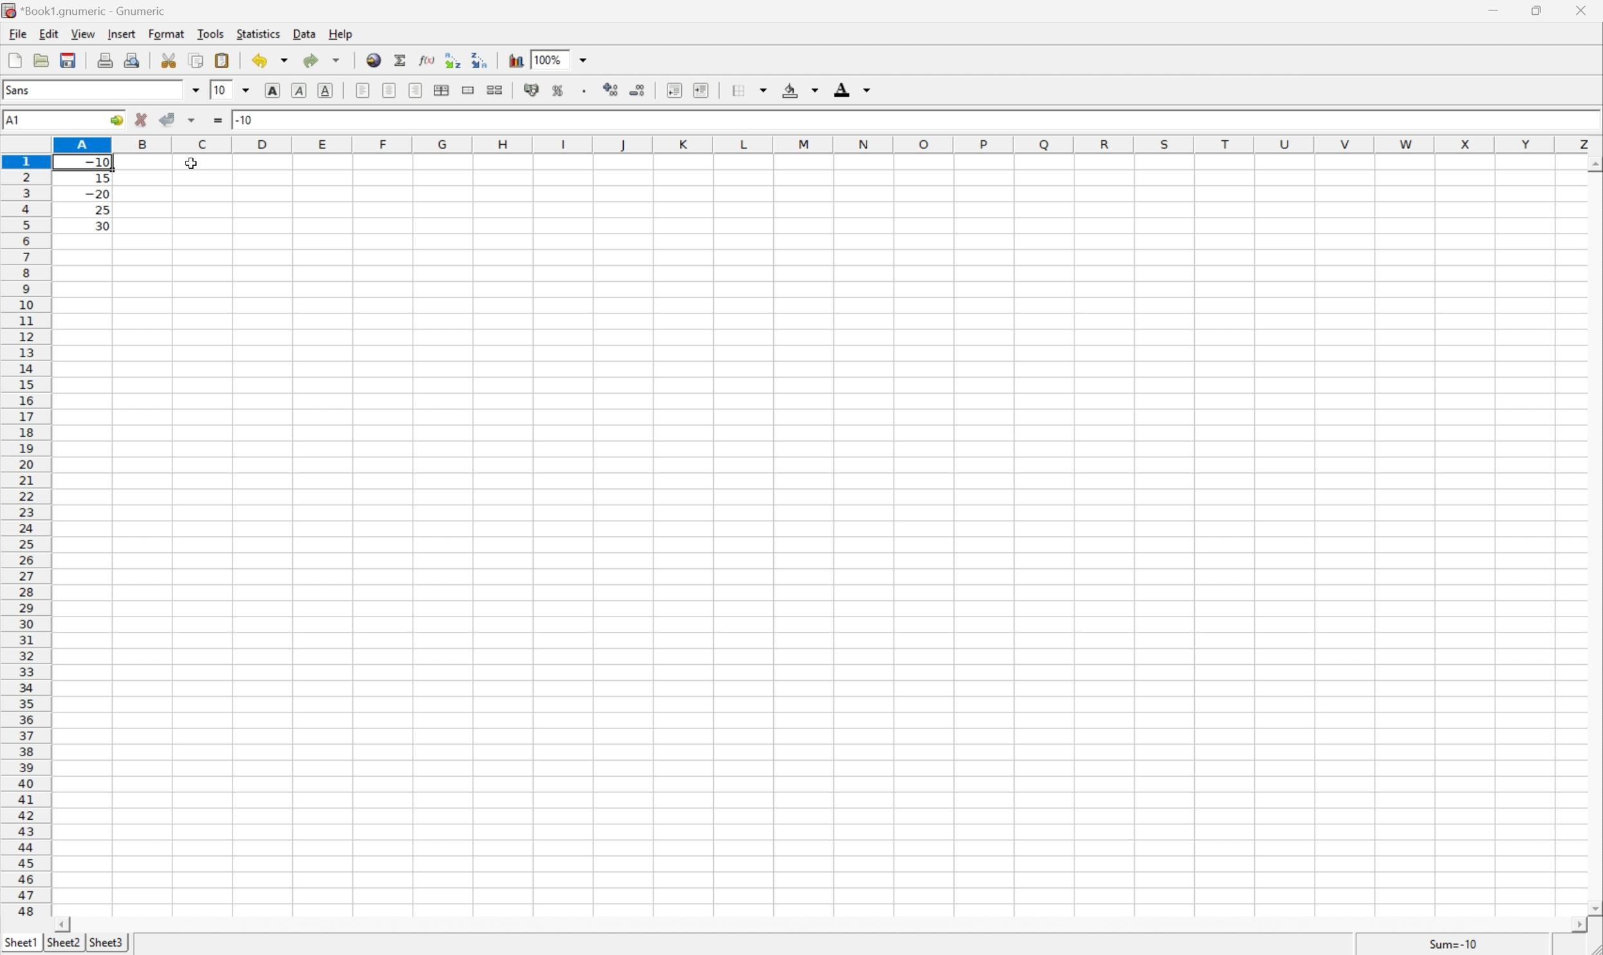 The height and width of the screenshot is (955, 1603). Describe the element at coordinates (65, 923) in the screenshot. I see `Scroll left` at that location.